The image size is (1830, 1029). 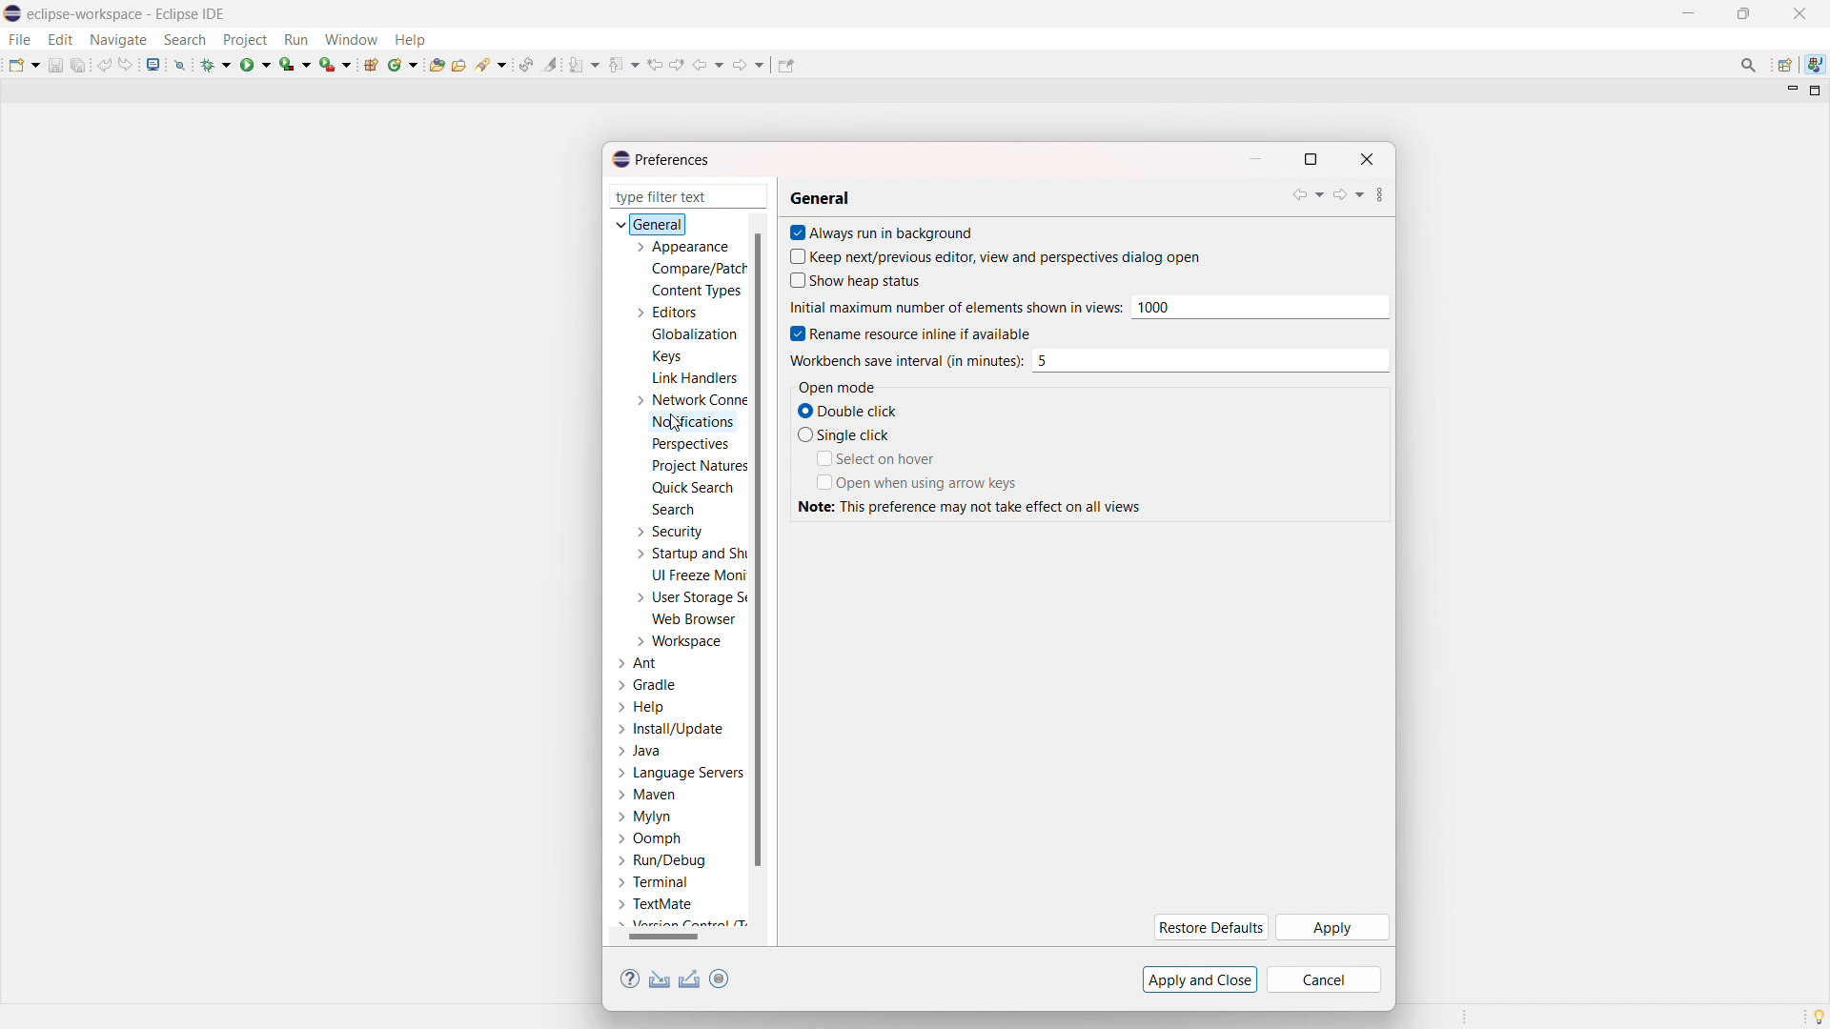 What do you see at coordinates (410, 38) in the screenshot?
I see `help` at bounding box center [410, 38].